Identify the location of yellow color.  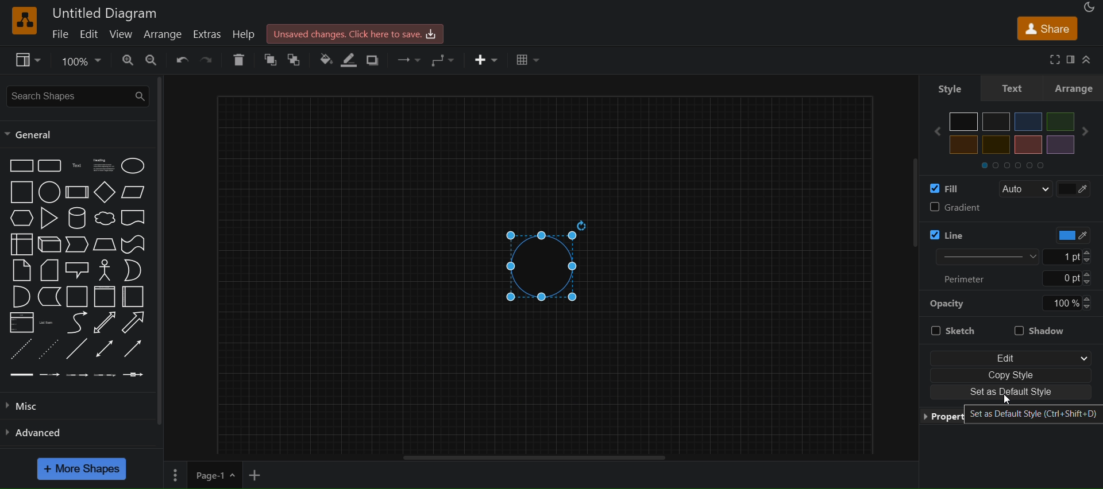
(964, 145).